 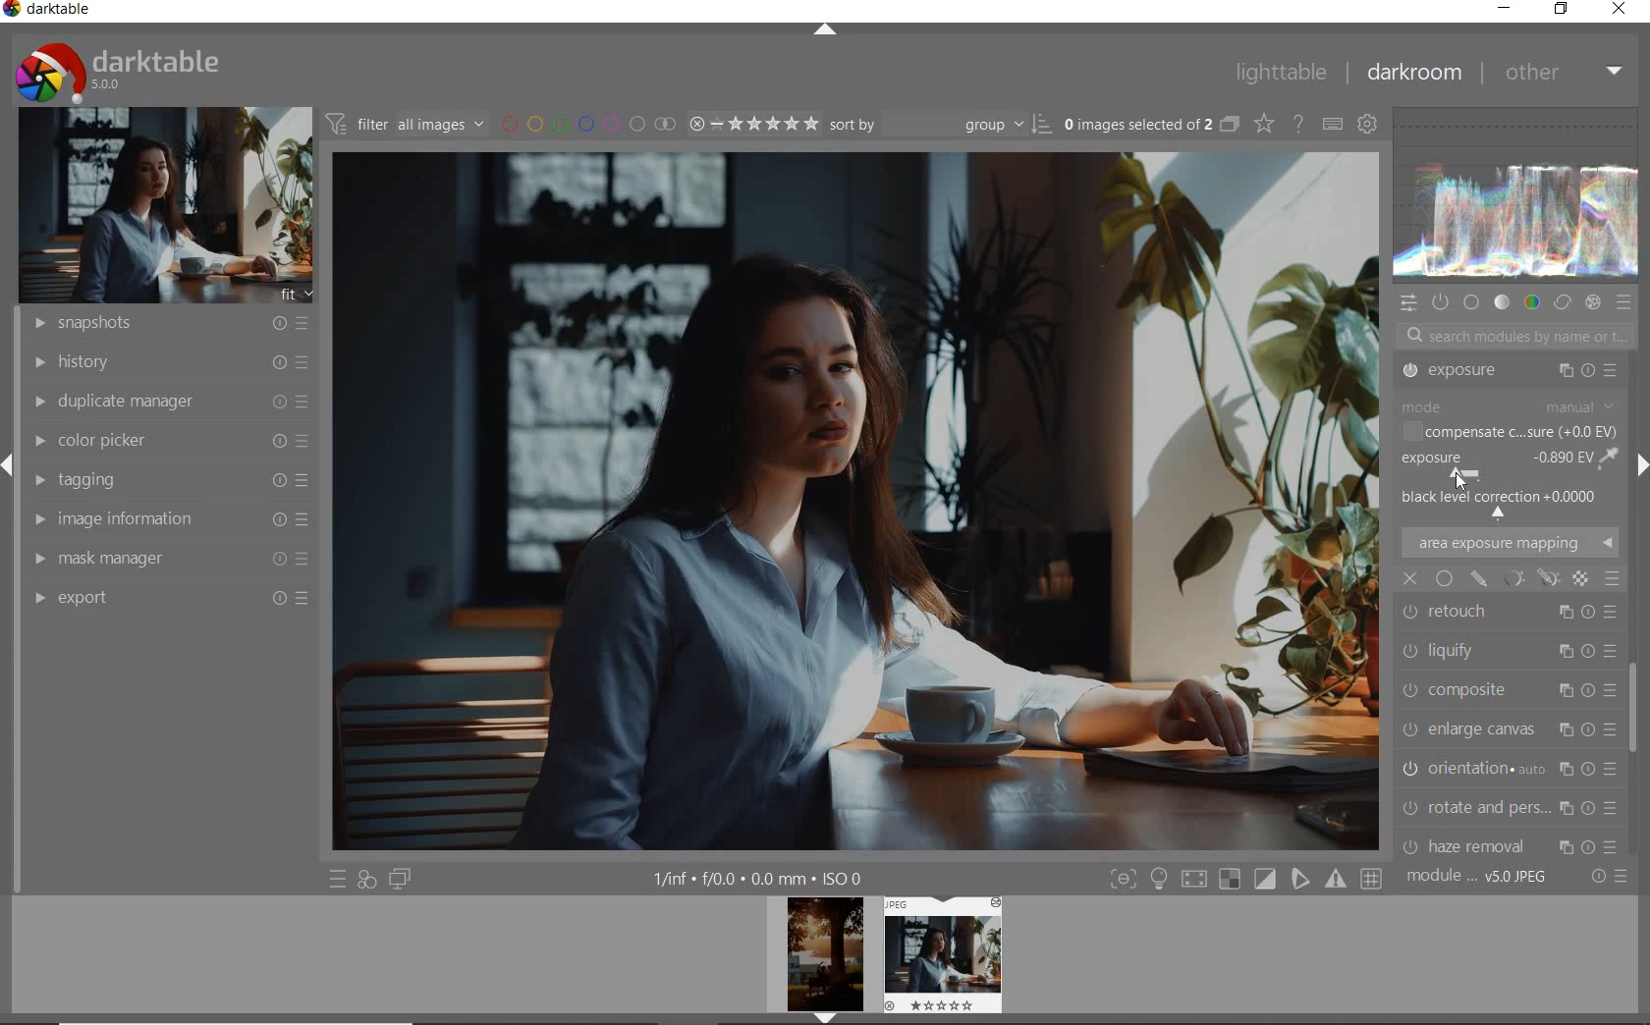 What do you see at coordinates (1471, 303) in the screenshot?
I see `BASE` at bounding box center [1471, 303].